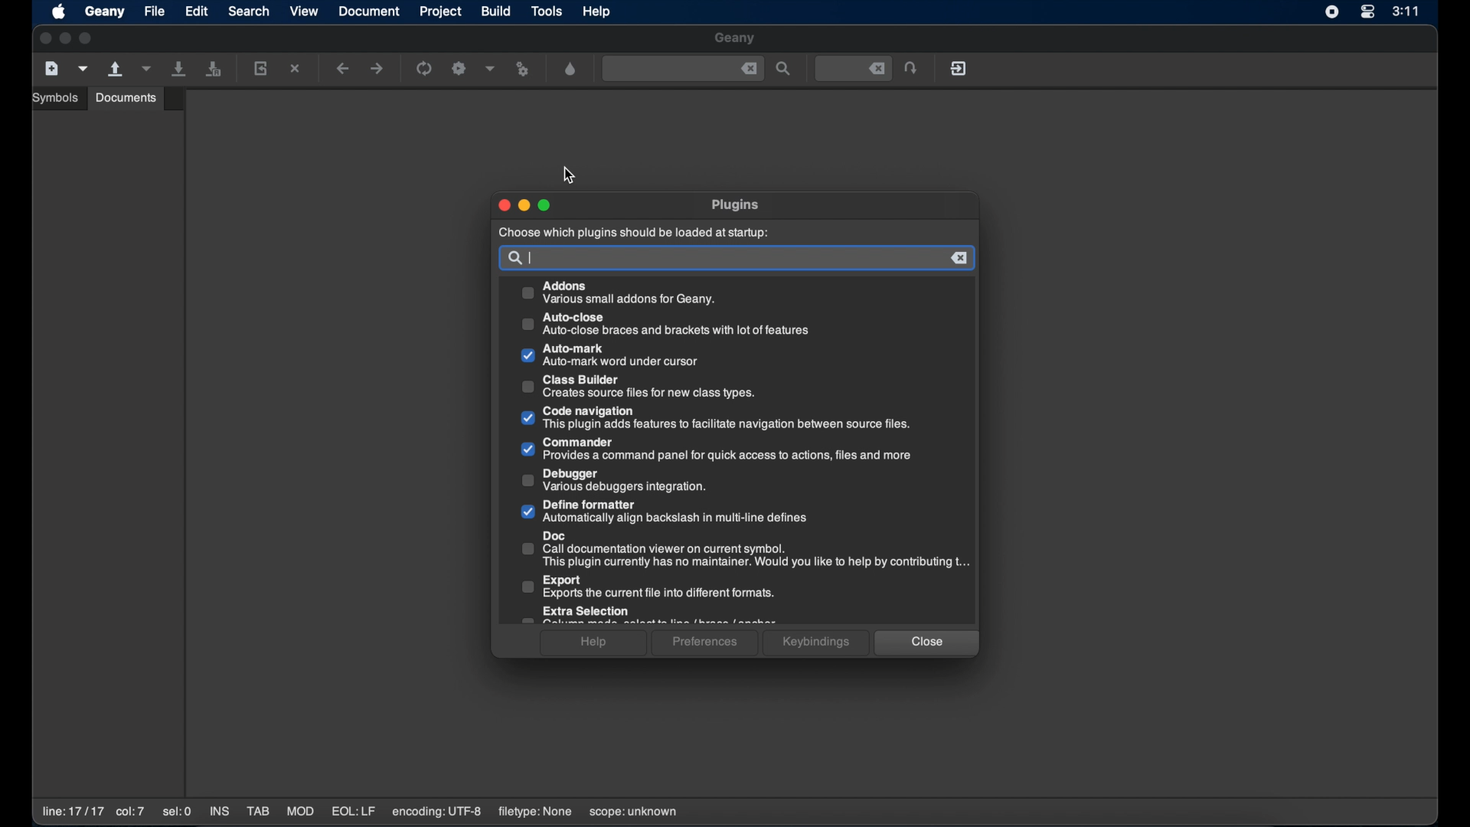  Describe the element at coordinates (60, 13) in the screenshot. I see `apple icon` at that location.